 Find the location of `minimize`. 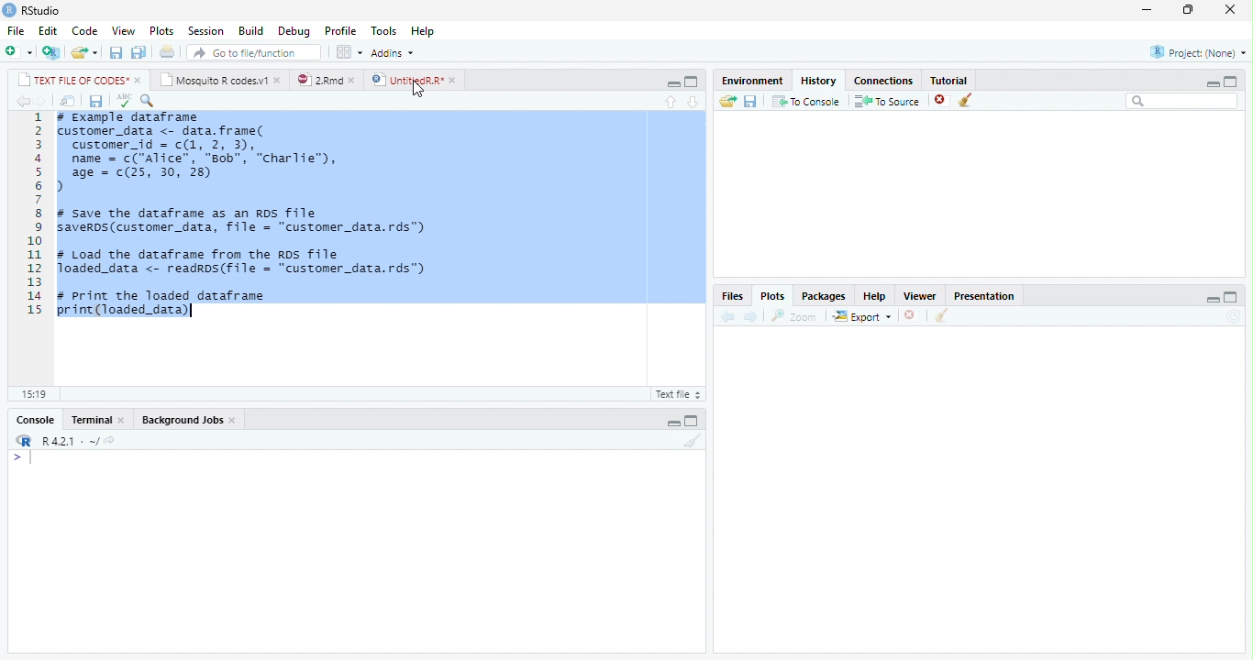

minimize is located at coordinates (1147, 9).